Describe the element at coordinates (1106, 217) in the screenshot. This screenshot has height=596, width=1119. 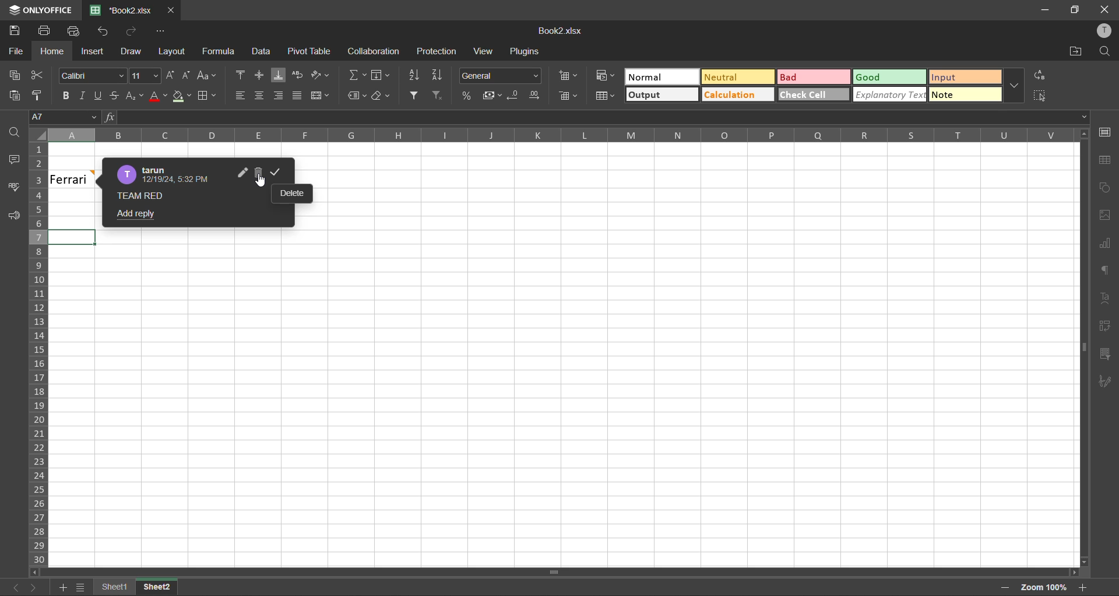
I see `images` at that location.